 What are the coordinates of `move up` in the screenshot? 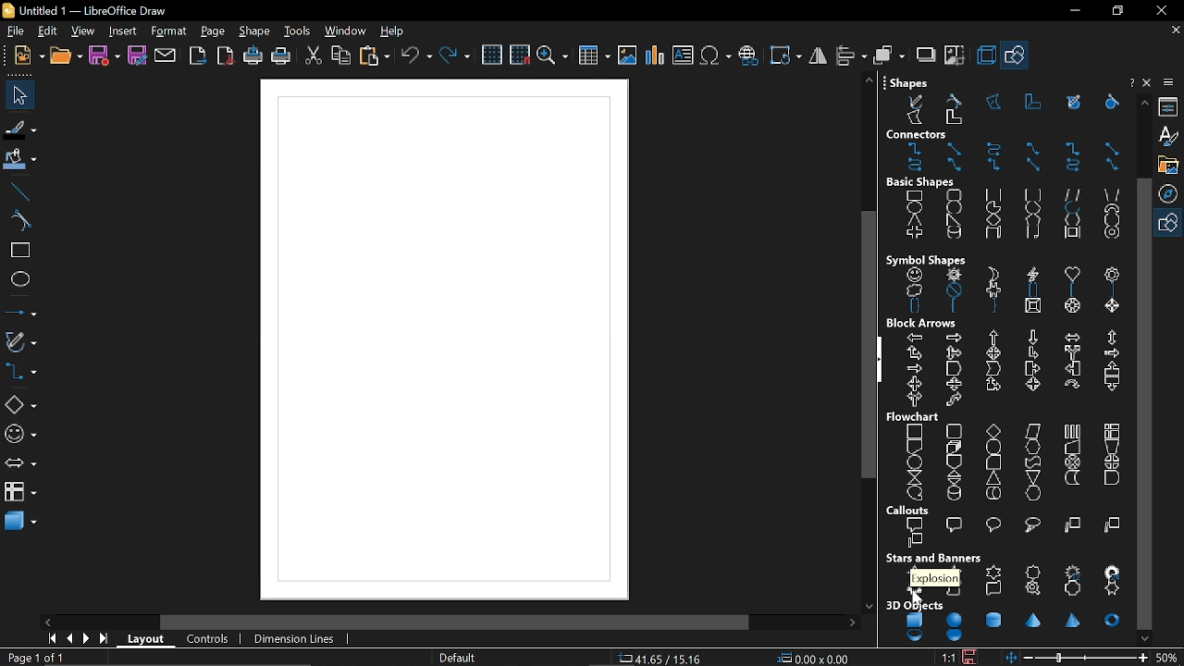 It's located at (1141, 103).